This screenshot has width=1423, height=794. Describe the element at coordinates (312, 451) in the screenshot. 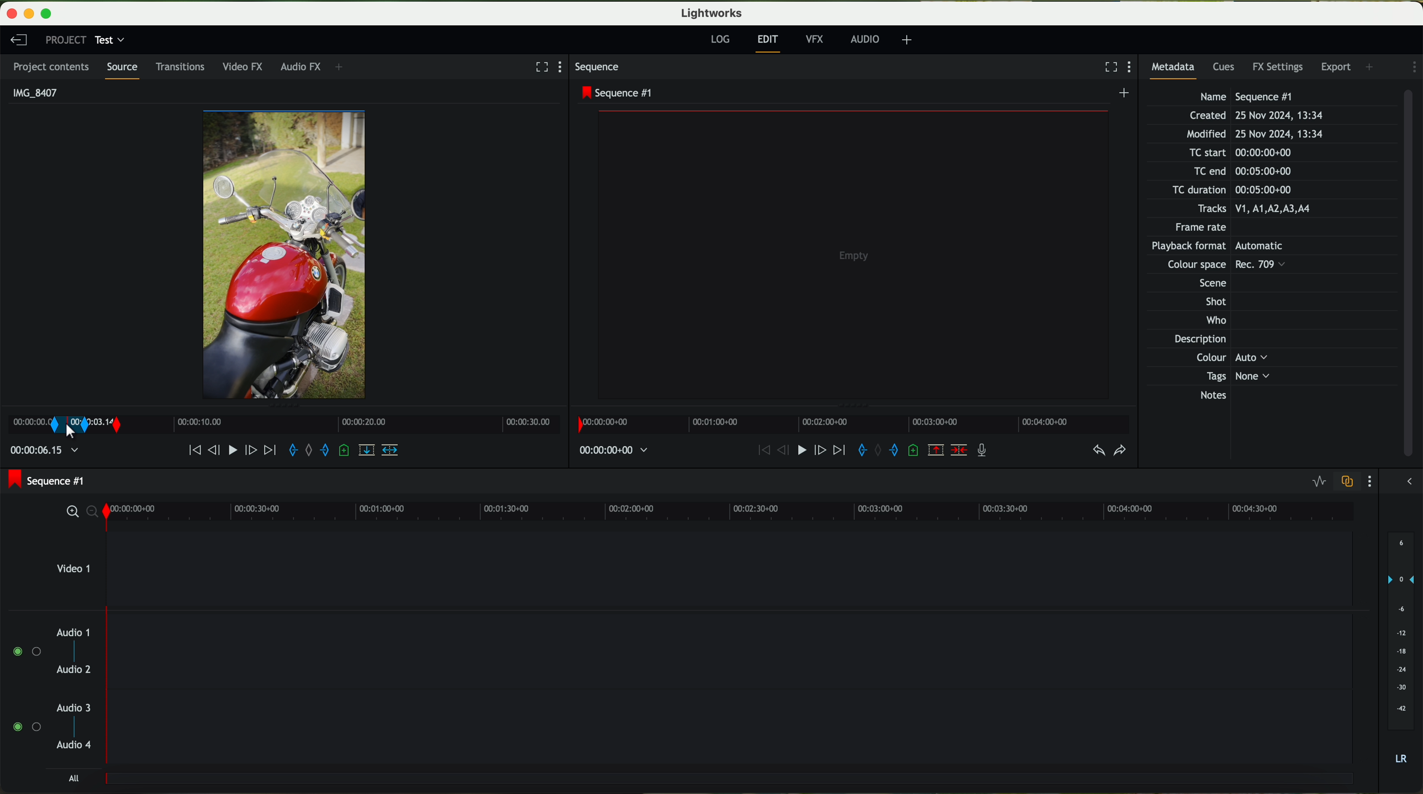

I see `clear marks` at that location.